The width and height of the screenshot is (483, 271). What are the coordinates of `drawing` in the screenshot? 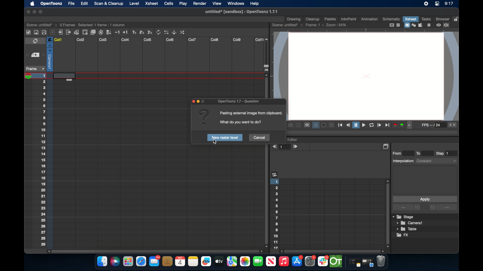 It's located at (294, 19).